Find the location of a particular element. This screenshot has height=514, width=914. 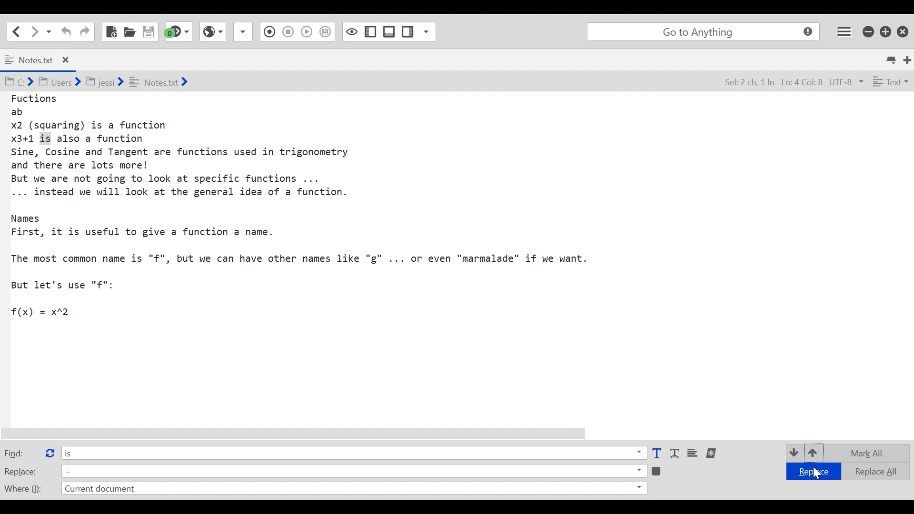

Show/Hide Left Pane is located at coordinates (389, 31).